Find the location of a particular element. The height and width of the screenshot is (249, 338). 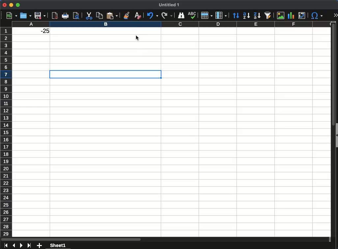

row is located at coordinates (206, 15).